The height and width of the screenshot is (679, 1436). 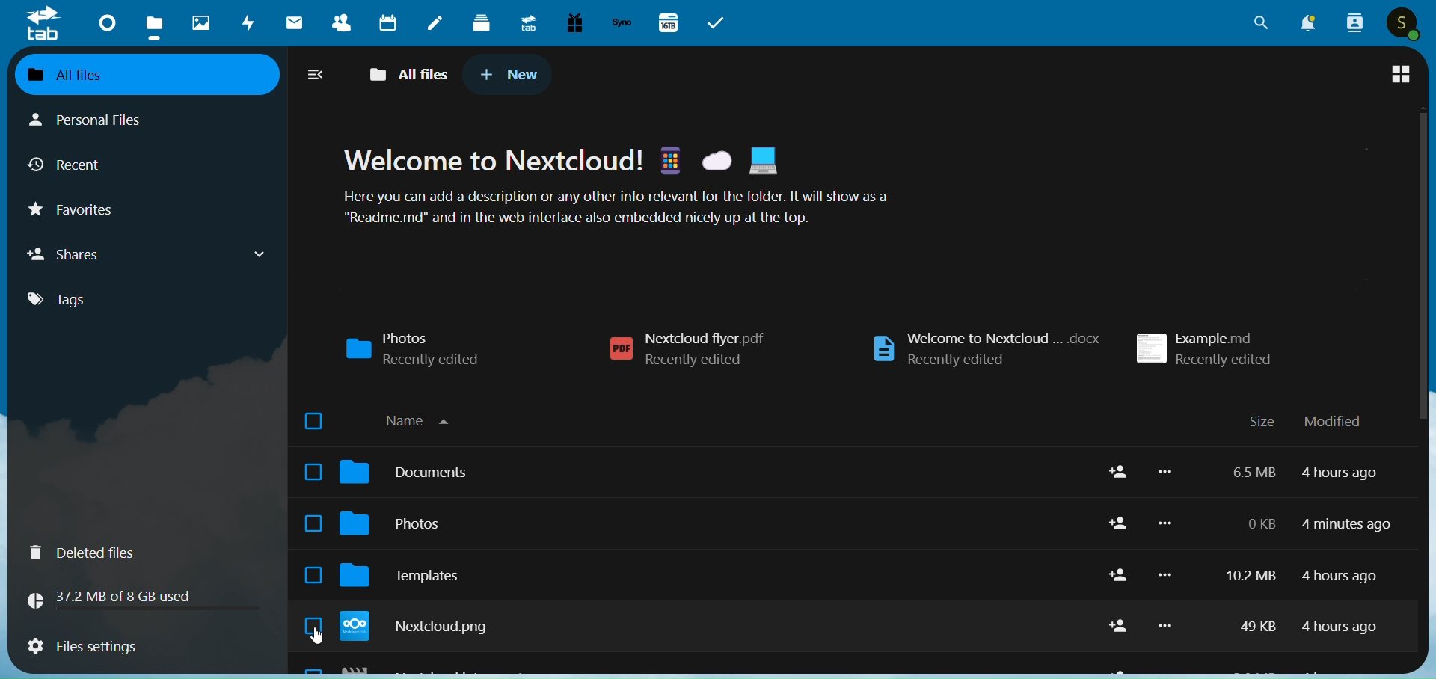 What do you see at coordinates (389, 22) in the screenshot?
I see `calendar` at bounding box center [389, 22].